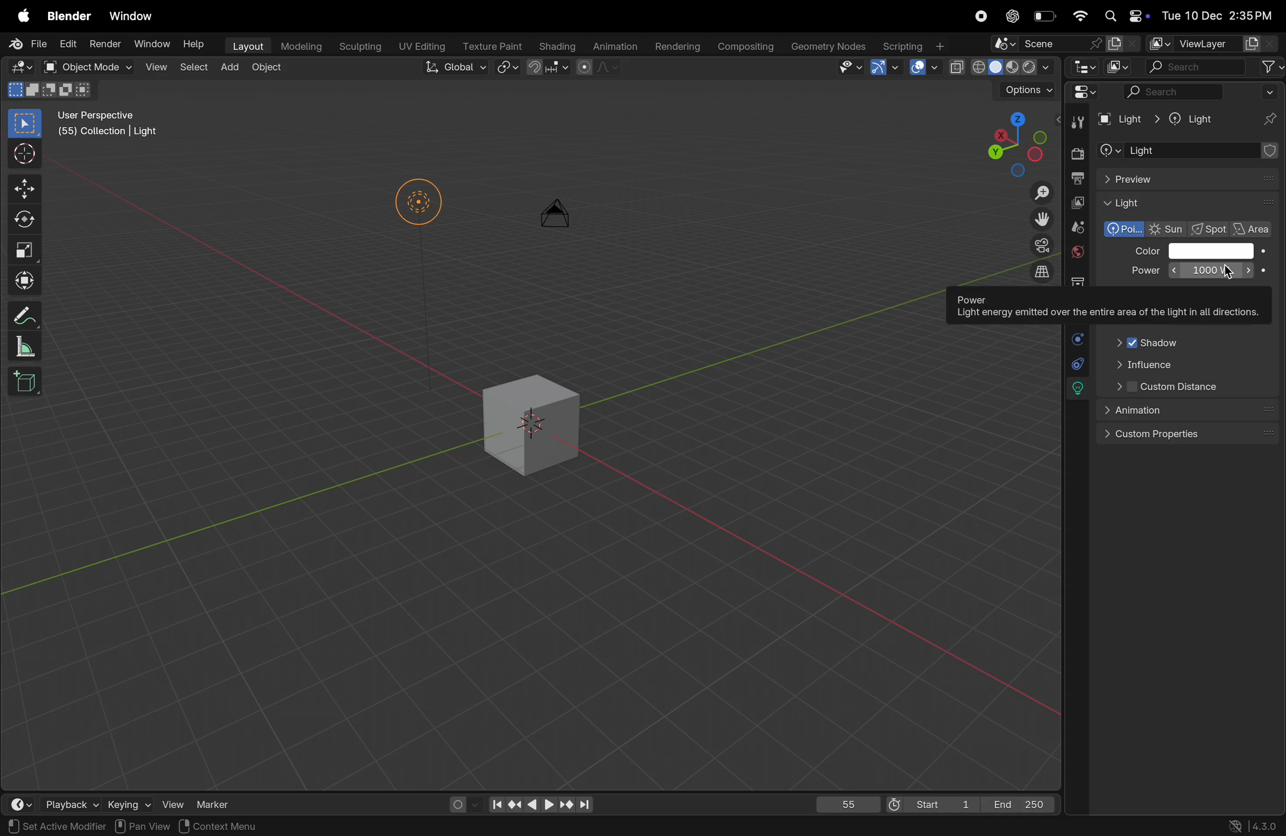 The width and height of the screenshot is (1286, 836). Describe the element at coordinates (749, 45) in the screenshot. I see `compsing` at that location.